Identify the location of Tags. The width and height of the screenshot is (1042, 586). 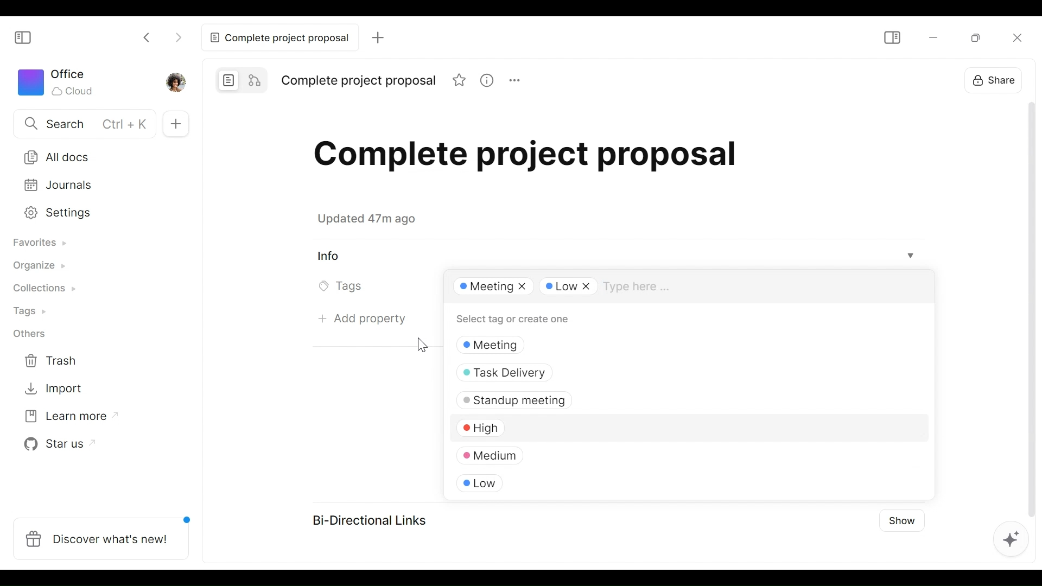
(34, 311).